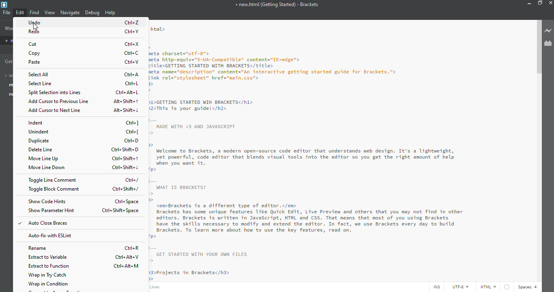 This screenshot has width=554, height=292. I want to click on toggle block, so click(55, 190).